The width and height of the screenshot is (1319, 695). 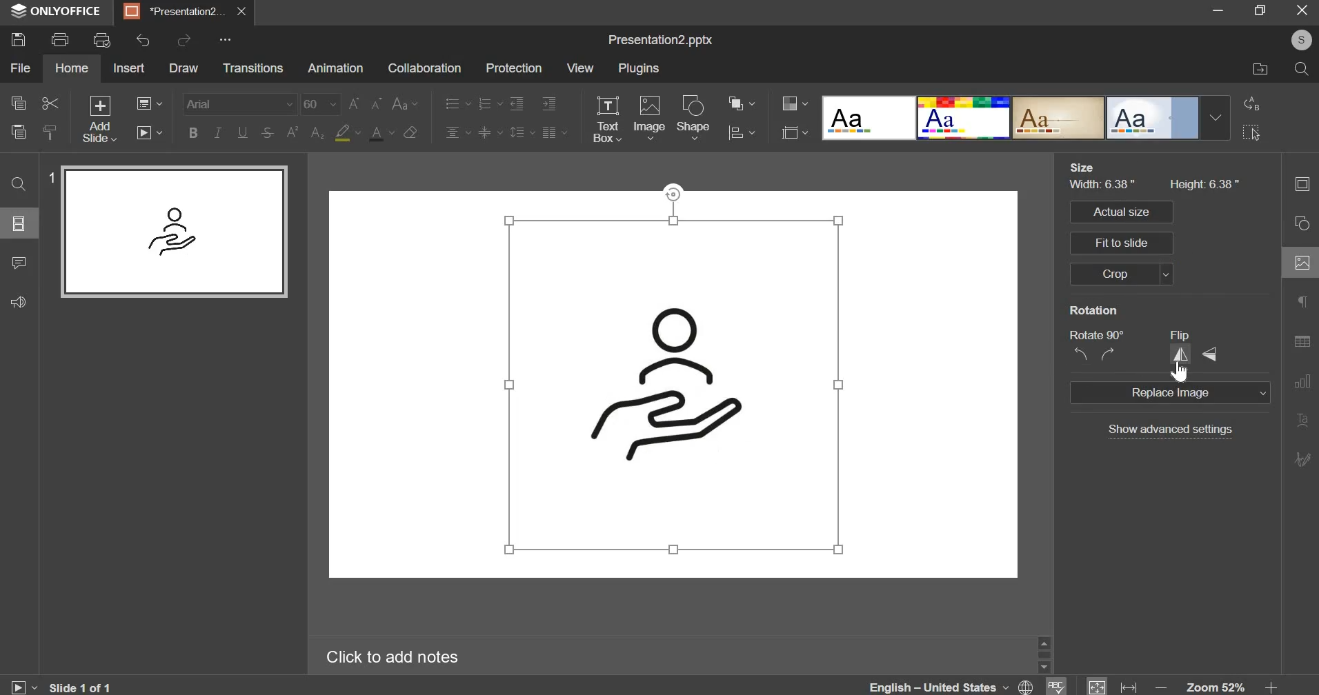 What do you see at coordinates (18, 263) in the screenshot?
I see `comment` at bounding box center [18, 263].